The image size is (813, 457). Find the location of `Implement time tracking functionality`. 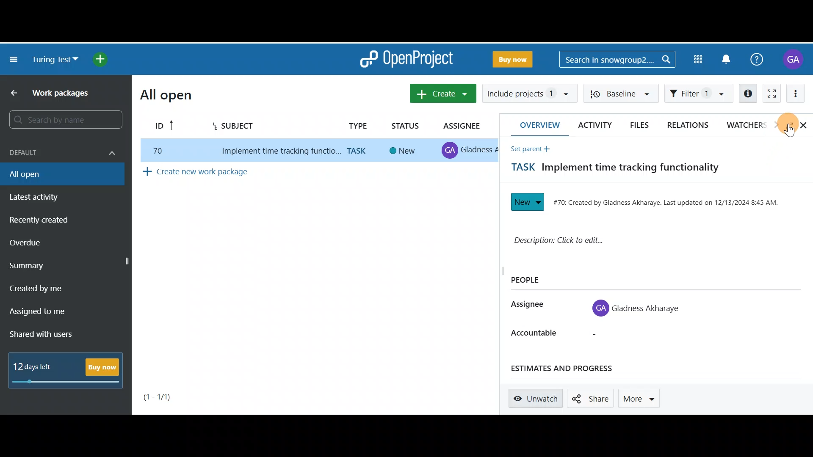

Implement time tracking functionality is located at coordinates (298, 151).